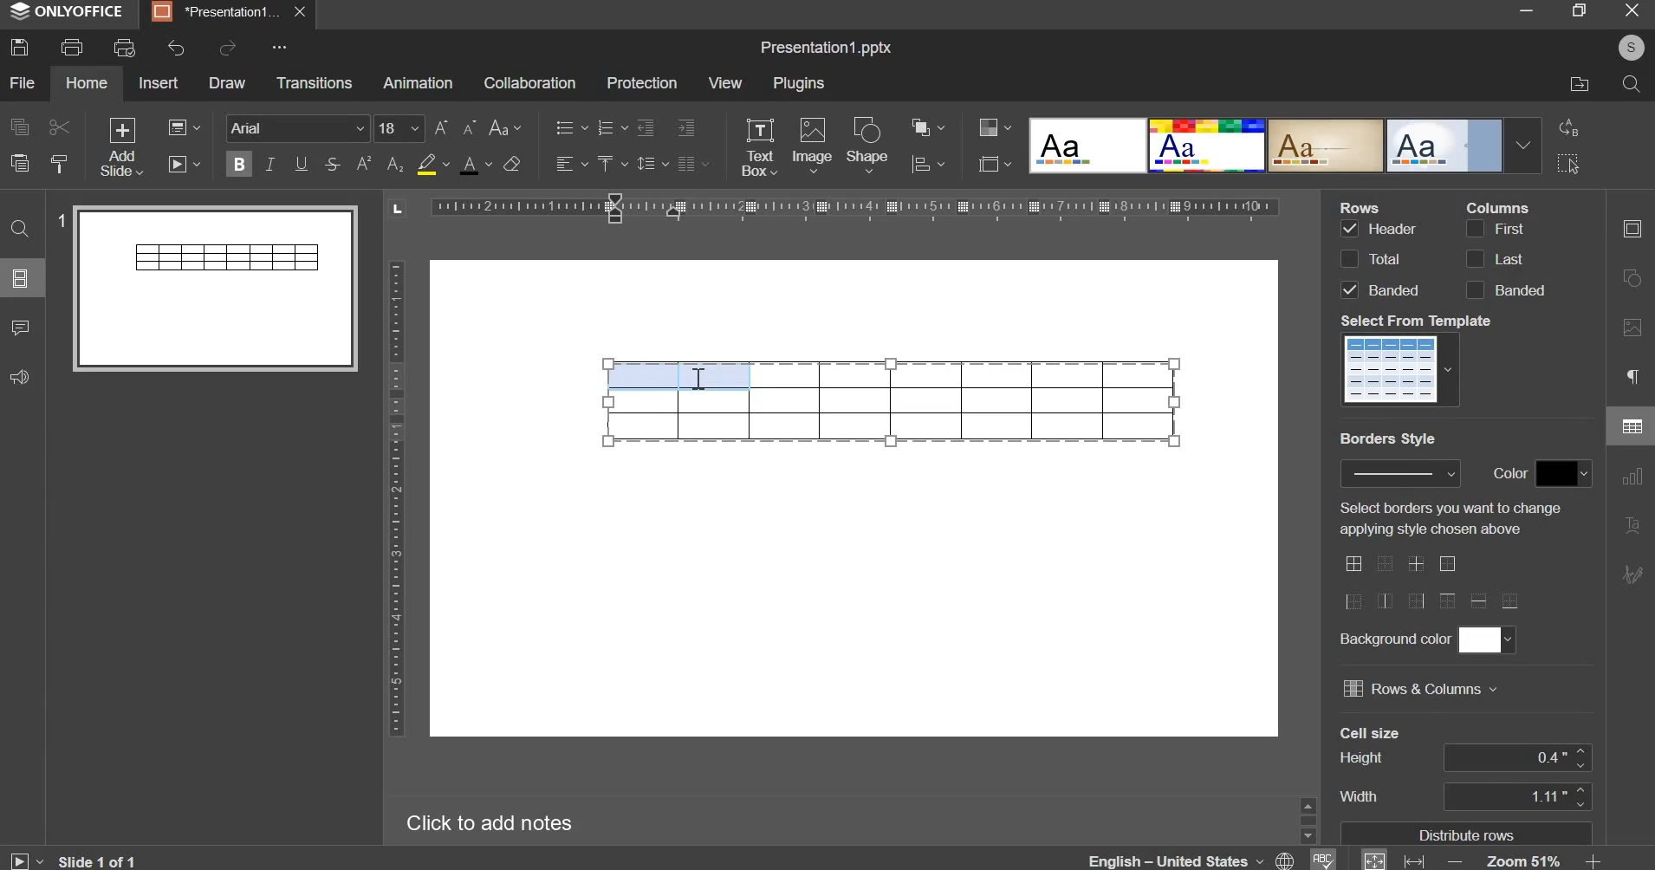 The width and height of the screenshot is (1655, 870). Describe the element at coordinates (226, 12) in the screenshot. I see `Presentation tab` at that location.